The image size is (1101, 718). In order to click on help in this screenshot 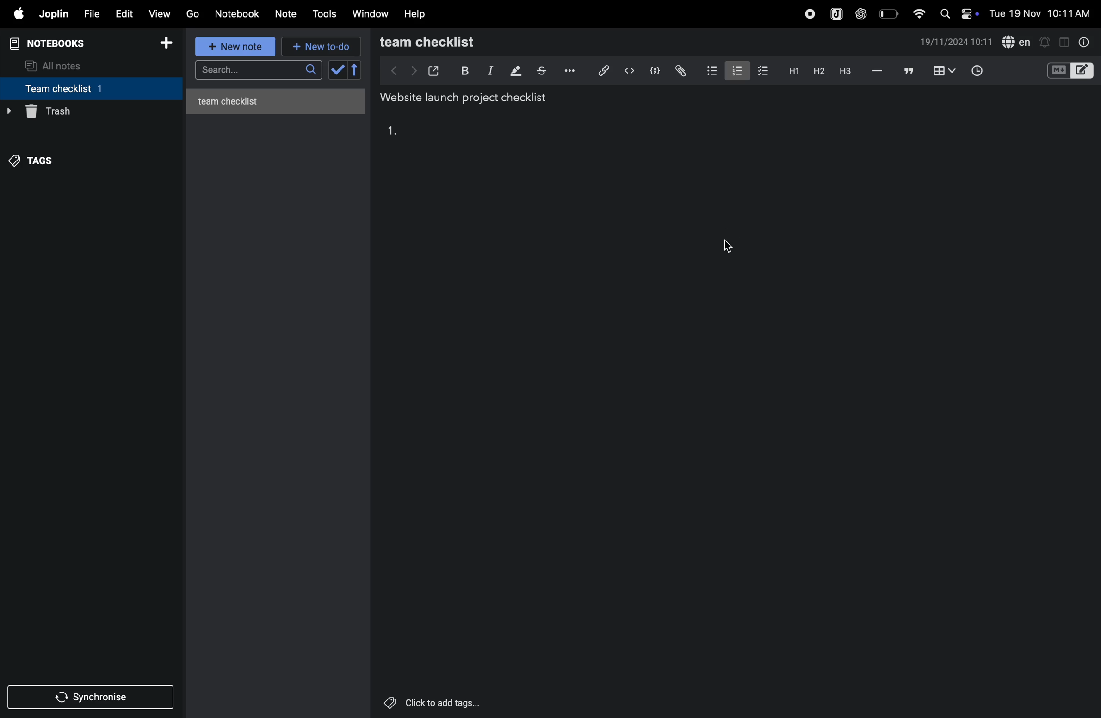, I will do `click(417, 13)`.